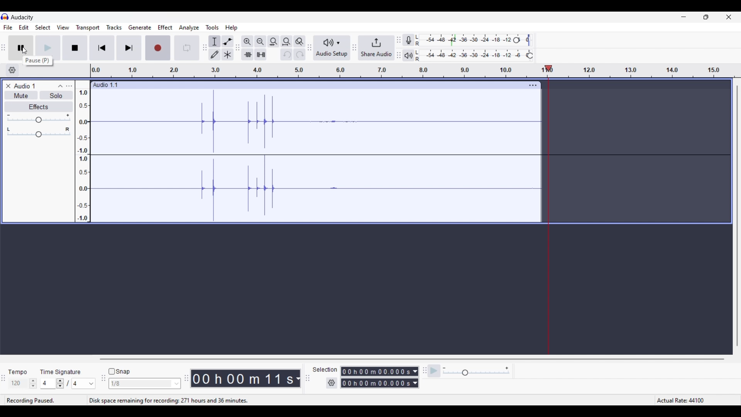 Image resolution: width=741 pixels, height=417 pixels. What do you see at coordinates (188, 46) in the screenshot?
I see `Enable looping` at bounding box center [188, 46].